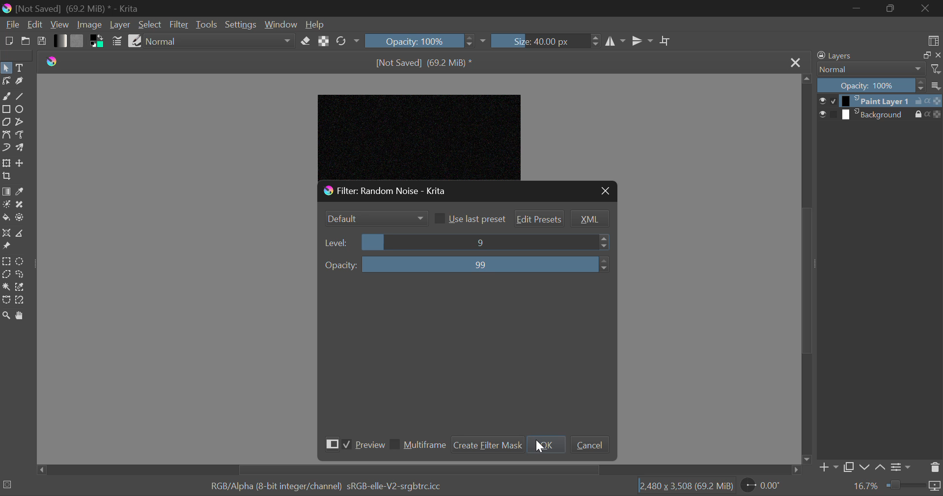 The height and width of the screenshot is (496, 943). I want to click on level, so click(337, 243).